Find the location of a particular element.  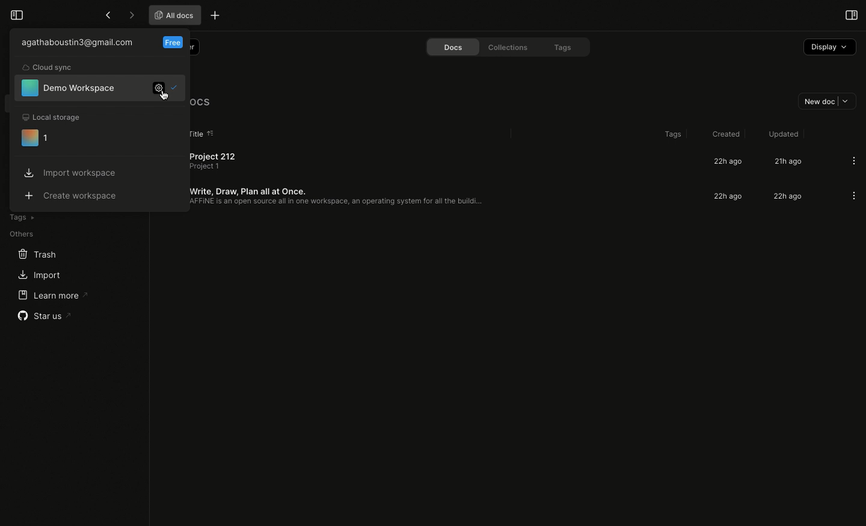

Demo workspace is located at coordinates (69, 88).